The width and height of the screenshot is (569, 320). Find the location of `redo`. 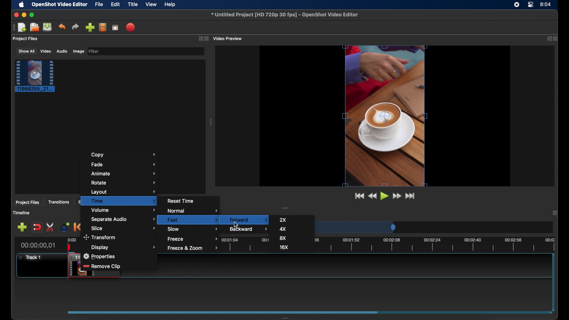

redo is located at coordinates (75, 26).